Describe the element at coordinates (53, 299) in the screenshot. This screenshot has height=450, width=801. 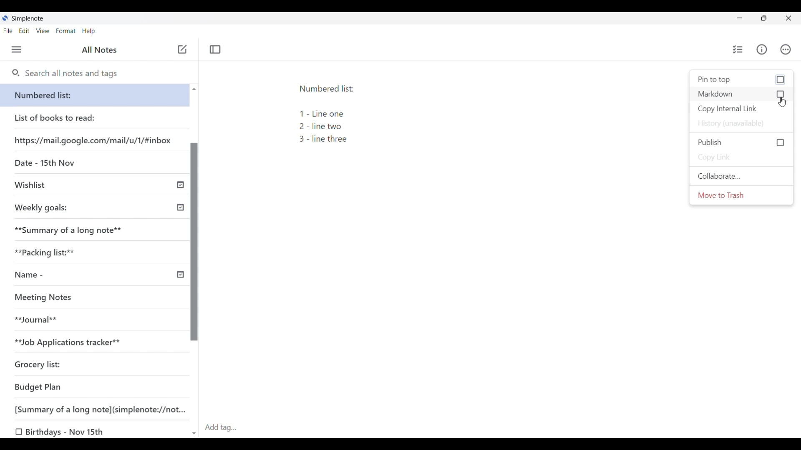
I see `Meeting Notes` at that location.